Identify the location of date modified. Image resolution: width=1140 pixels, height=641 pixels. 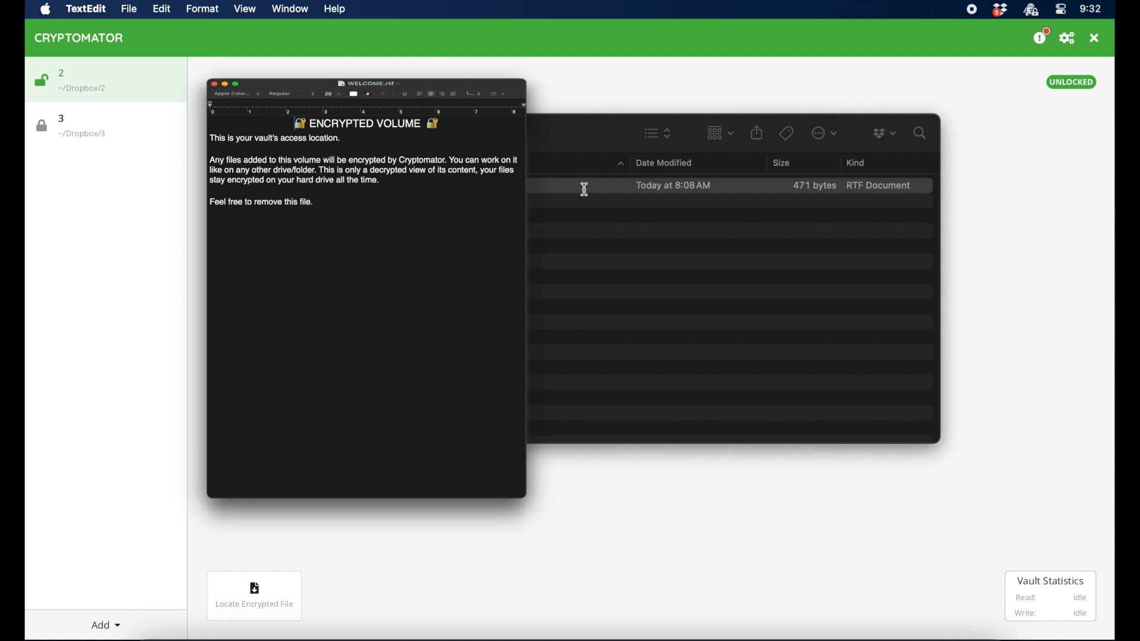
(664, 163).